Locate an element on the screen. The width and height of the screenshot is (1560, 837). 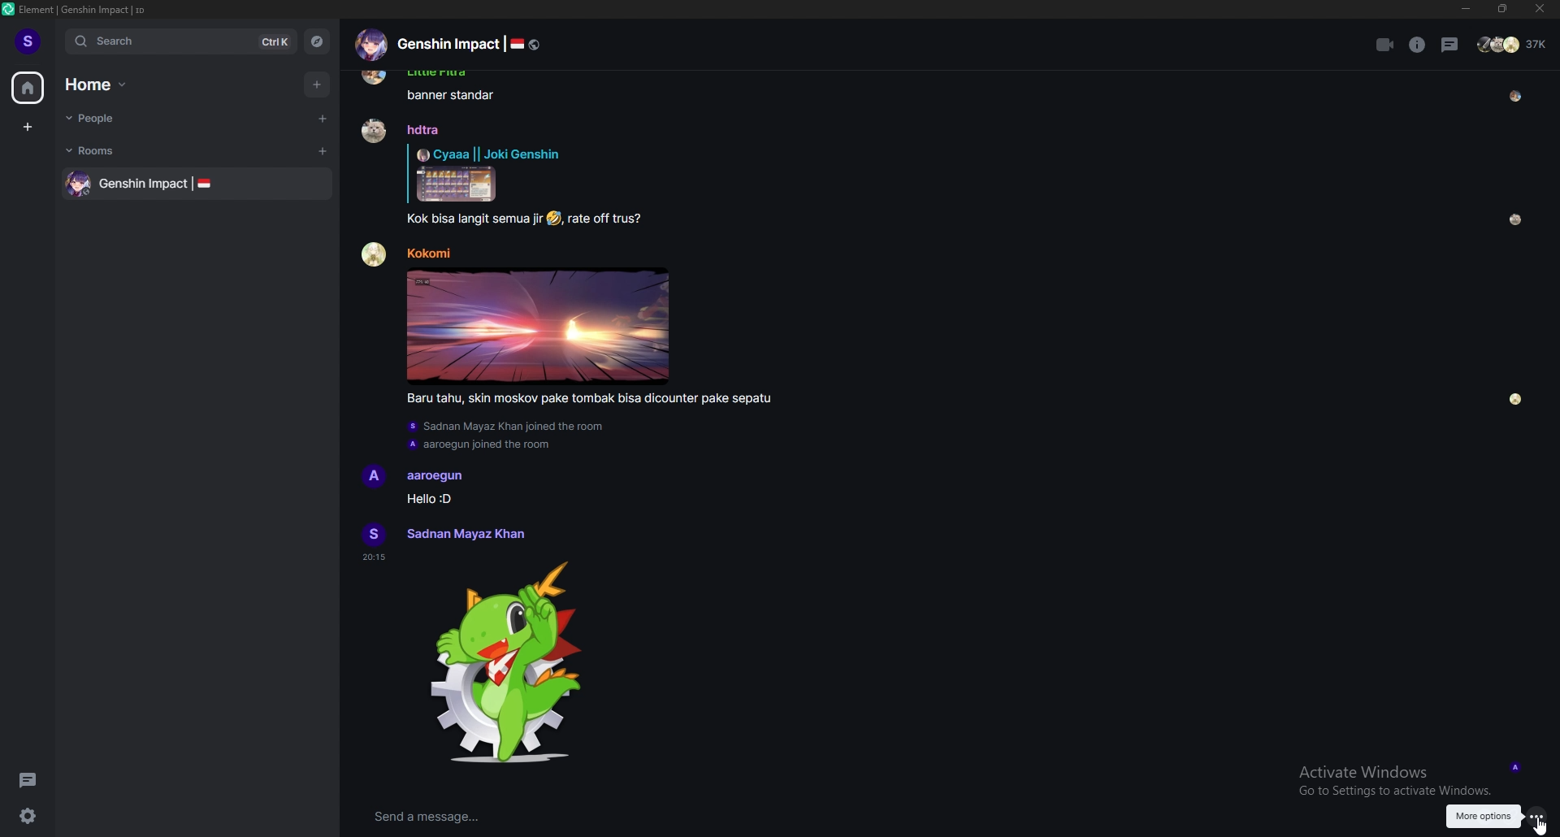
people is located at coordinates (1514, 44).